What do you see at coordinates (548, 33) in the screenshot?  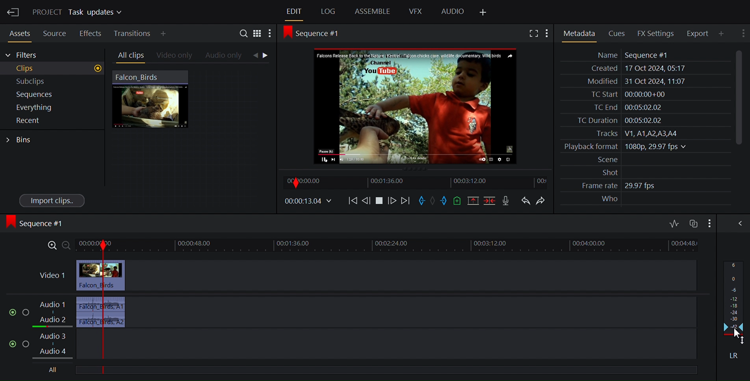 I see `Show settings menu` at bounding box center [548, 33].